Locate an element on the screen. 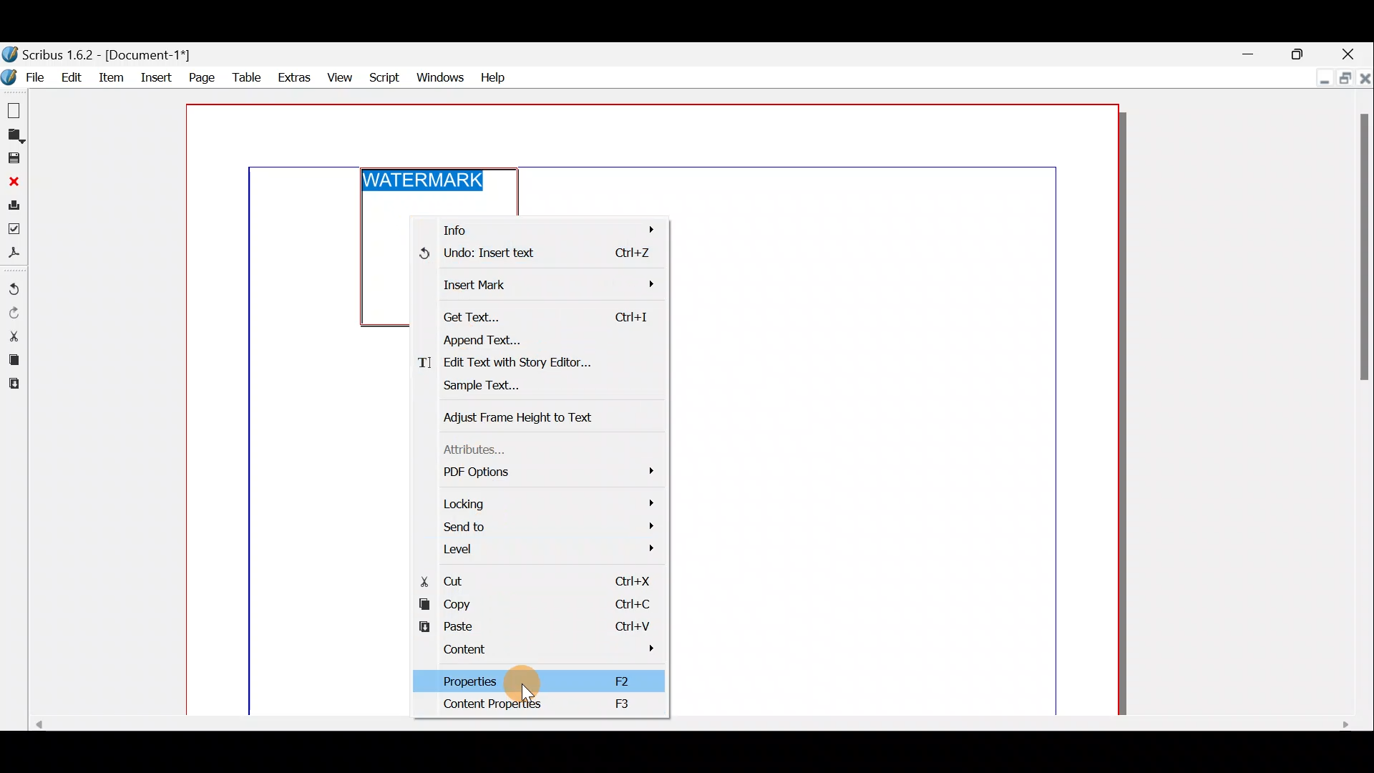 The image size is (1374, 773). Content Properties is located at coordinates (545, 705).